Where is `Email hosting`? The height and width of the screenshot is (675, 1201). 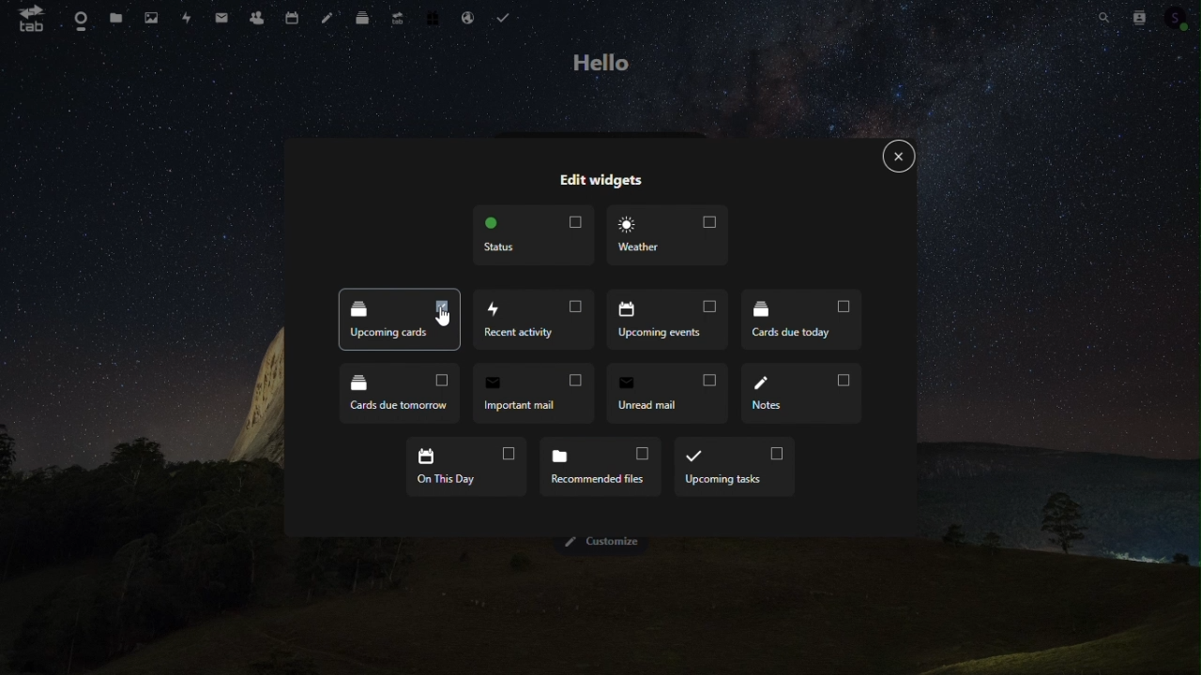 Email hosting is located at coordinates (466, 19).